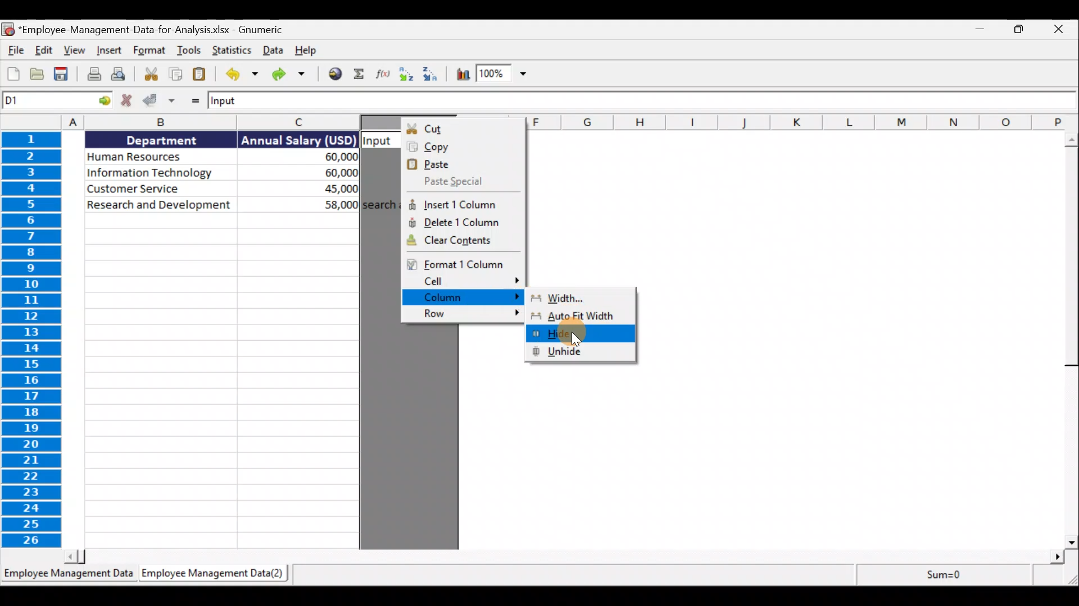  What do you see at coordinates (502, 73) in the screenshot?
I see `Zoom` at bounding box center [502, 73].